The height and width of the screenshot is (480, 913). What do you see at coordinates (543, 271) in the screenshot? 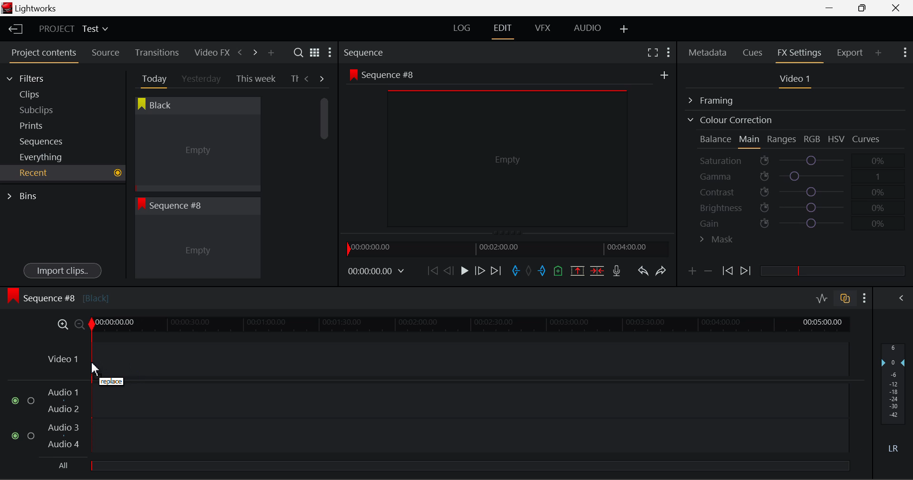
I see `Mark Out` at bounding box center [543, 271].